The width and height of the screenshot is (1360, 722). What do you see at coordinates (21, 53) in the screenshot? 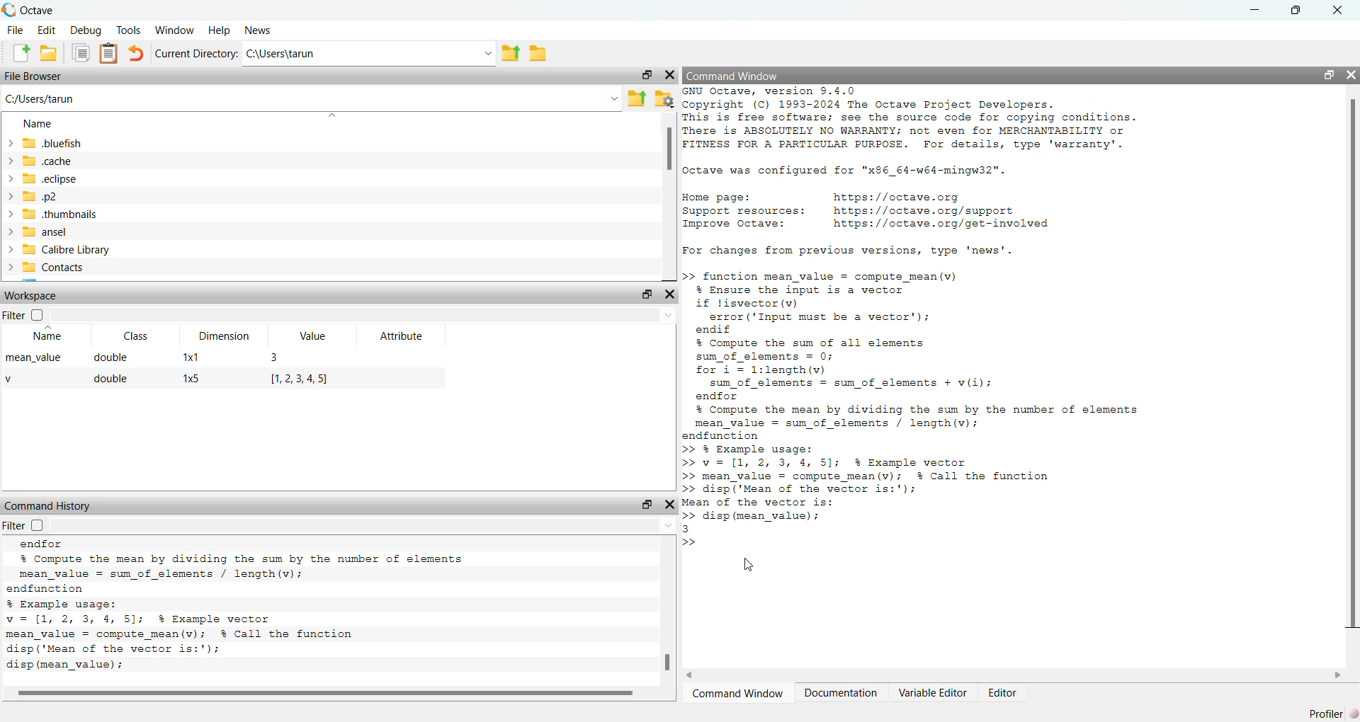
I see `add file` at bounding box center [21, 53].